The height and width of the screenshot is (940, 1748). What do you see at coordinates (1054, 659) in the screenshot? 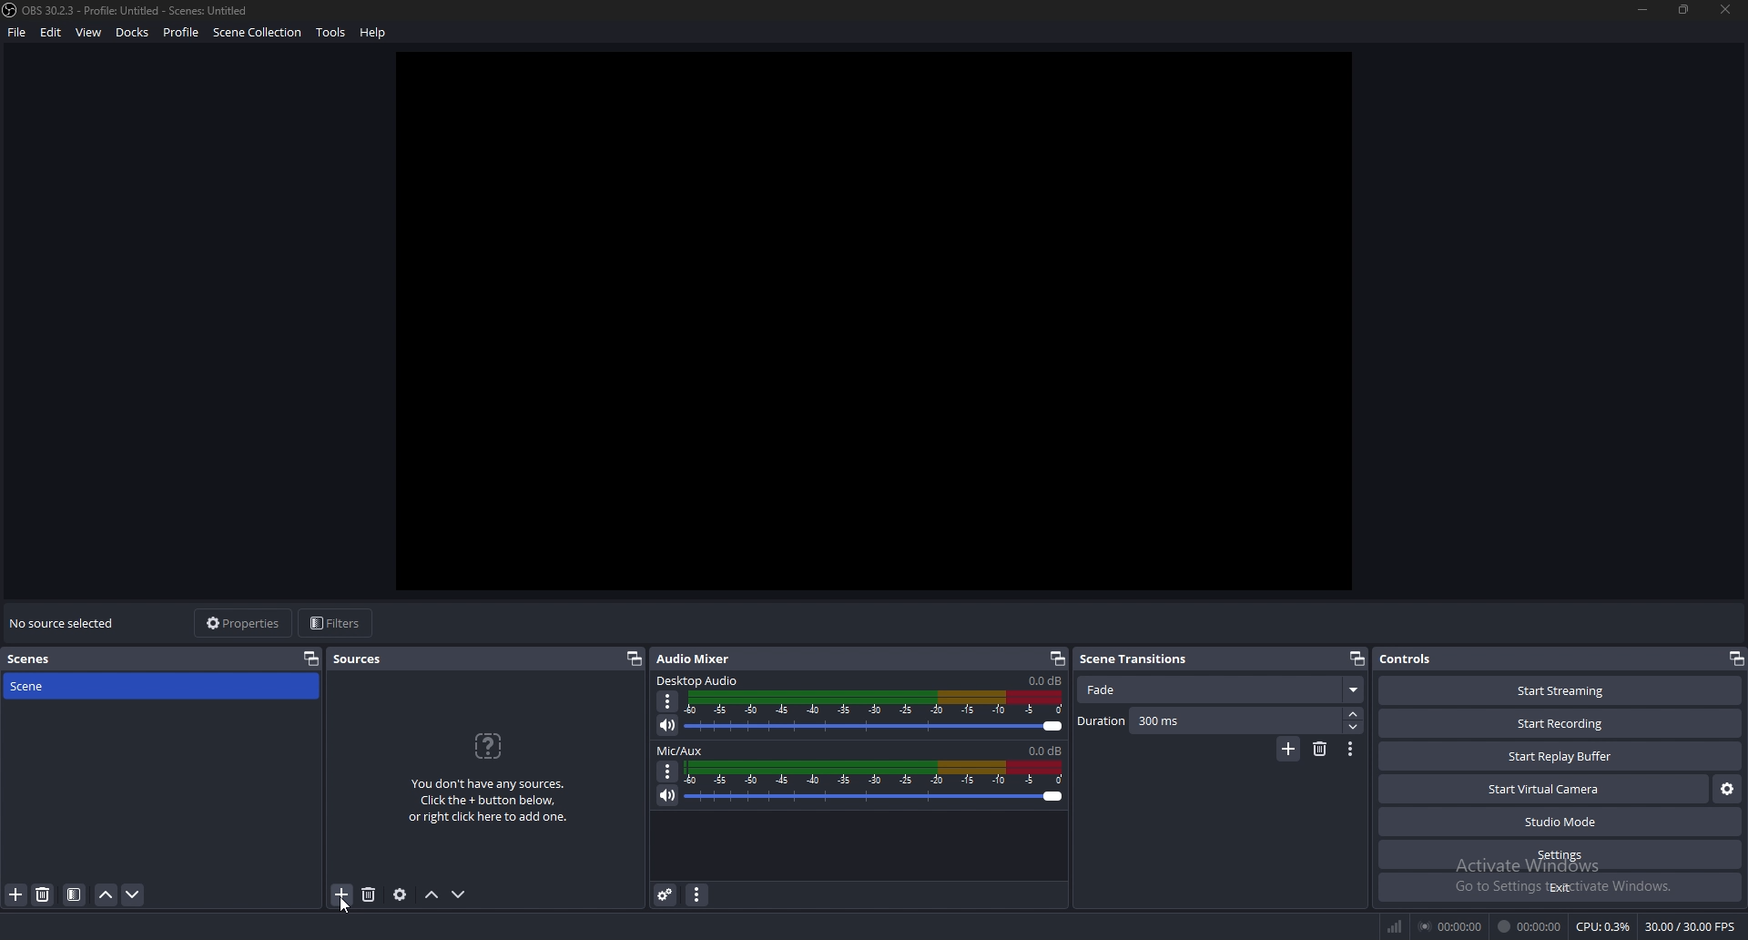
I see `pop out` at bounding box center [1054, 659].